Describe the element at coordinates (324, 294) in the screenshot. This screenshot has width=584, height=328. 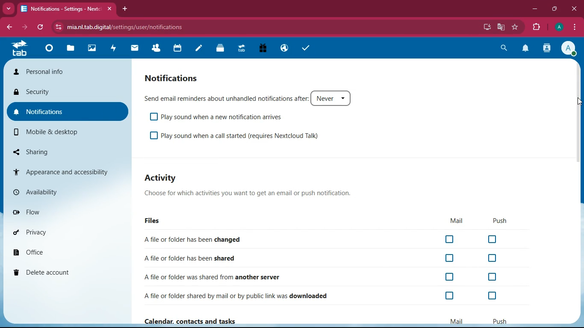
I see `A file or folder shared by mail or by public link was downloaded` at that location.